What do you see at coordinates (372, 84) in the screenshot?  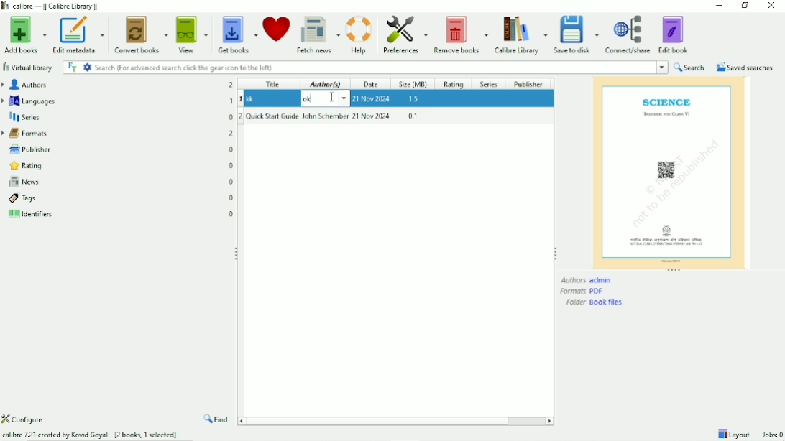 I see `Date` at bounding box center [372, 84].